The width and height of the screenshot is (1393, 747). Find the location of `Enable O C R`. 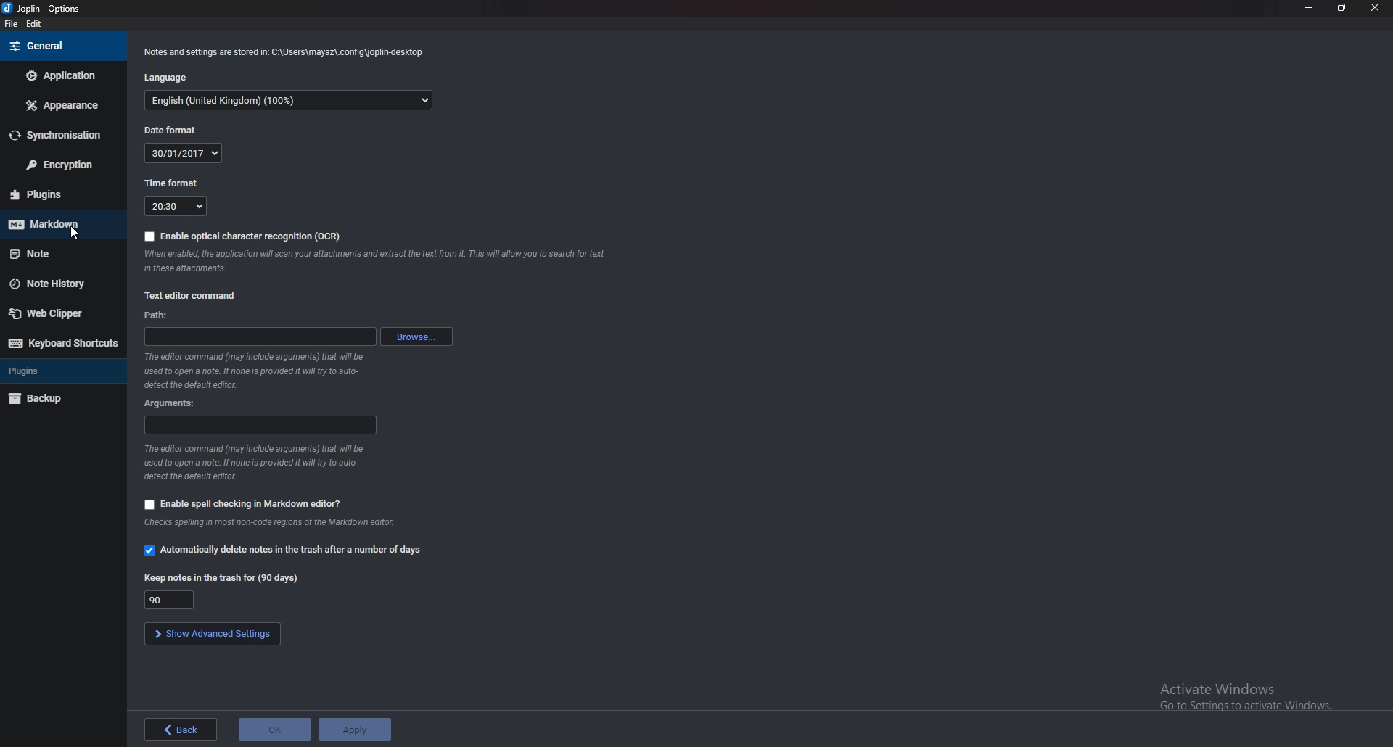

Enable O C R is located at coordinates (245, 236).